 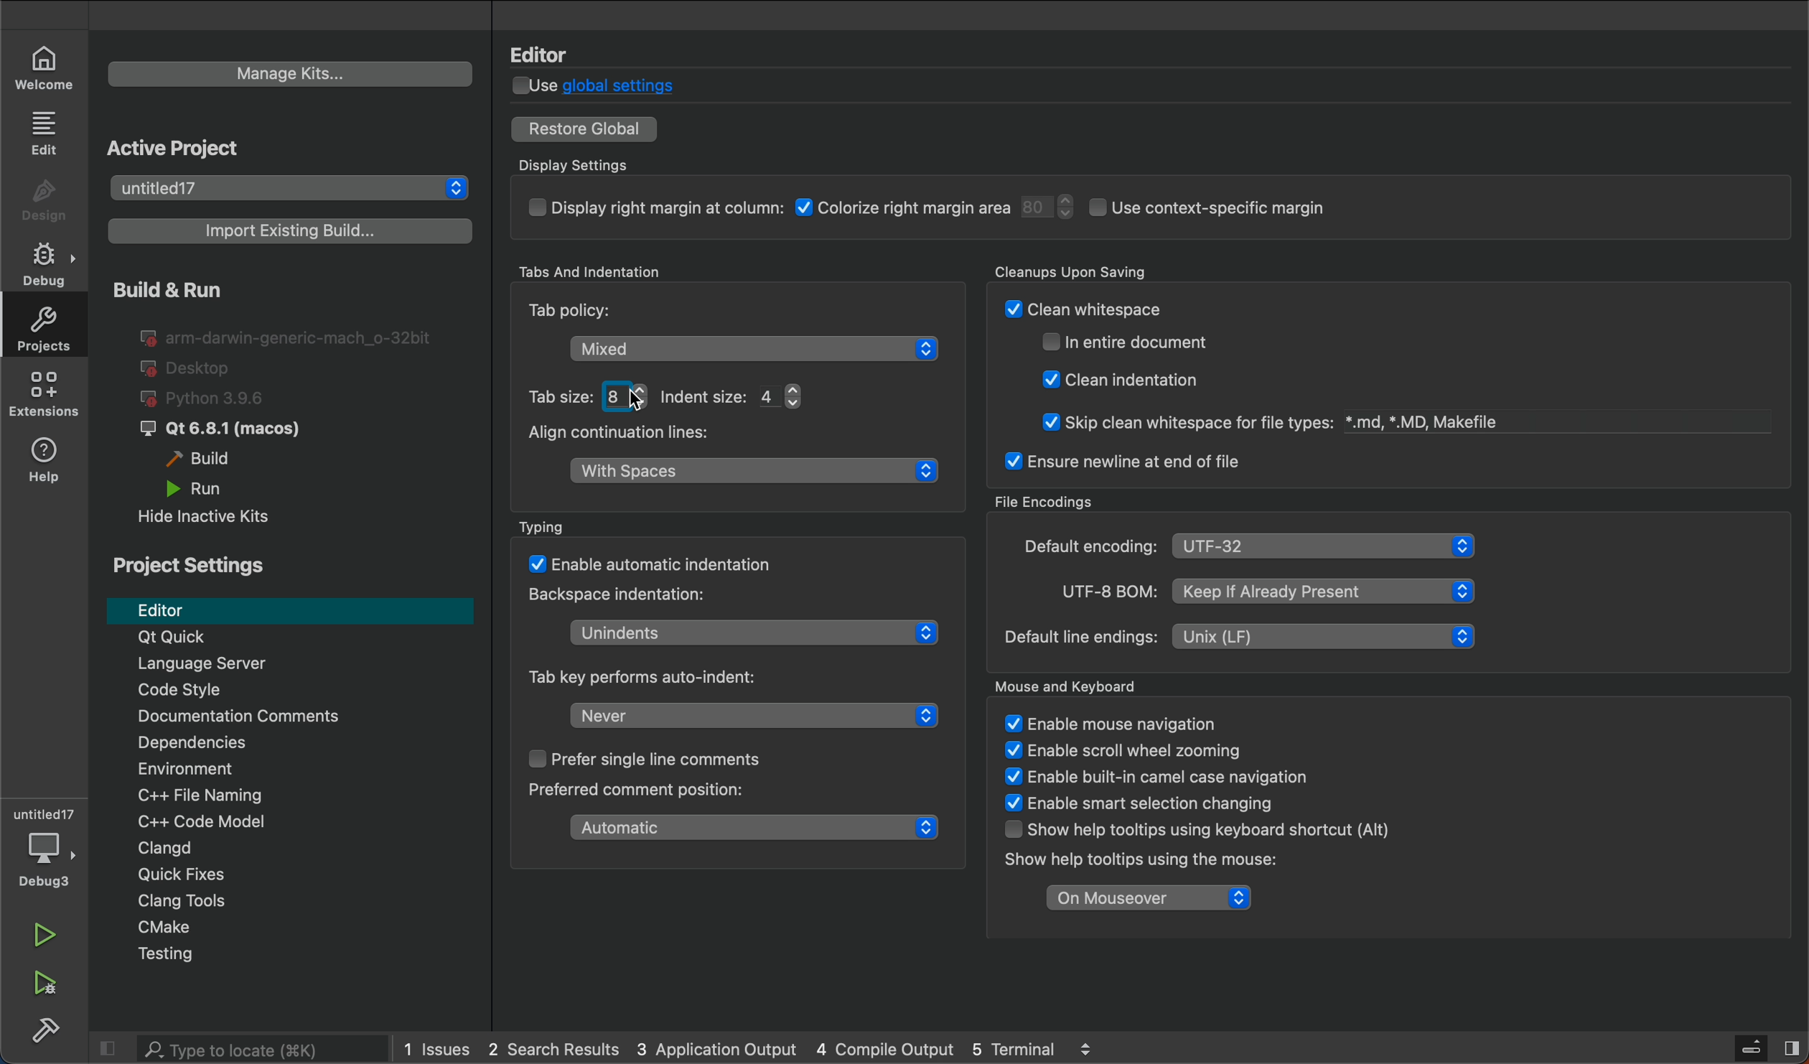 What do you see at coordinates (198, 490) in the screenshot?
I see `run` at bounding box center [198, 490].